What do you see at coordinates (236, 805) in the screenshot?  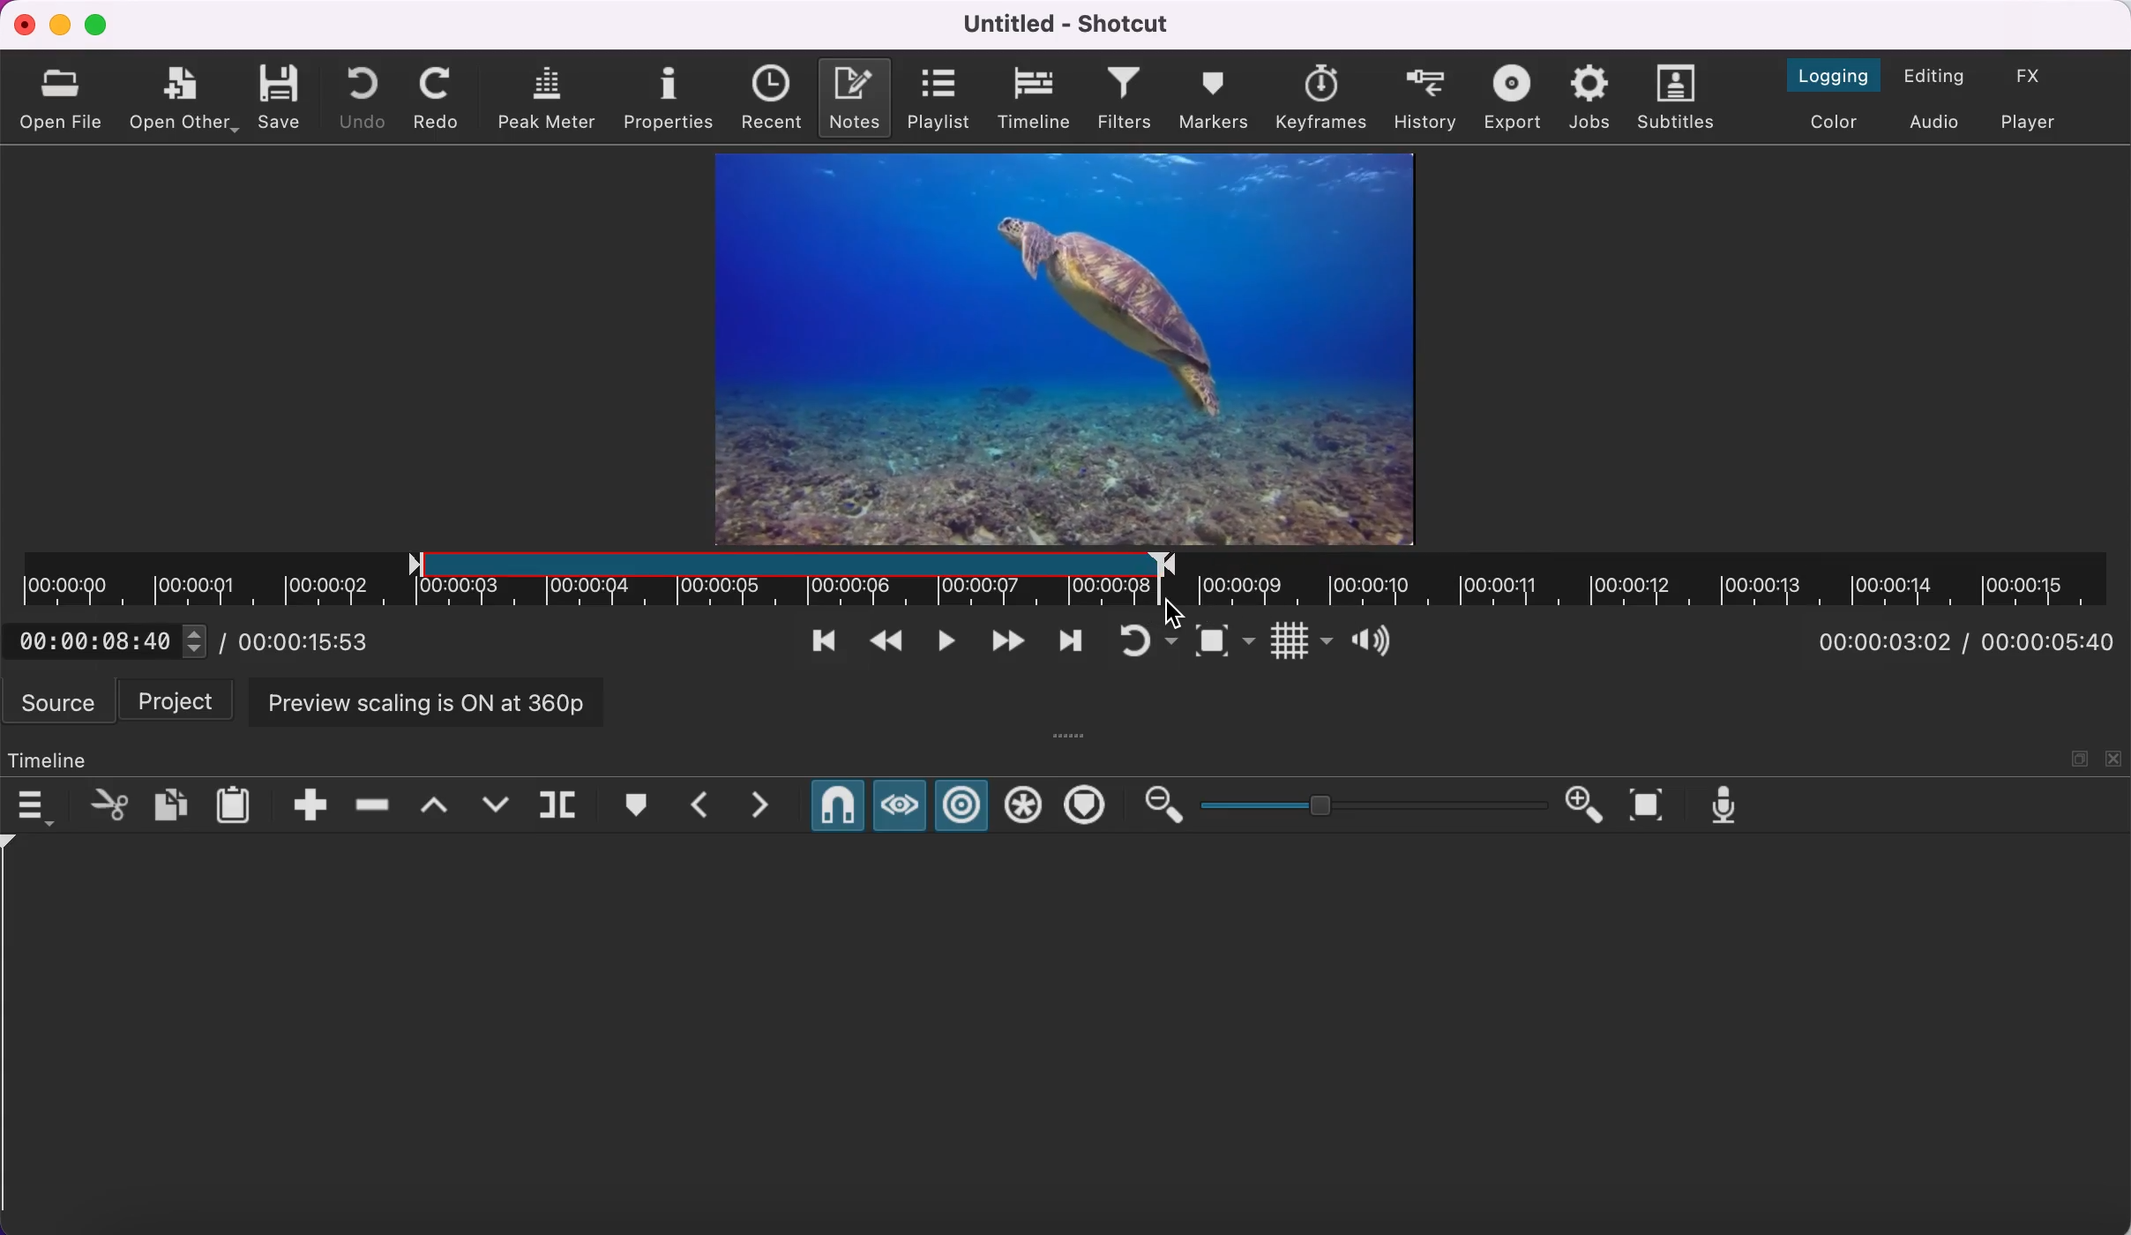 I see `paste` at bounding box center [236, 805].